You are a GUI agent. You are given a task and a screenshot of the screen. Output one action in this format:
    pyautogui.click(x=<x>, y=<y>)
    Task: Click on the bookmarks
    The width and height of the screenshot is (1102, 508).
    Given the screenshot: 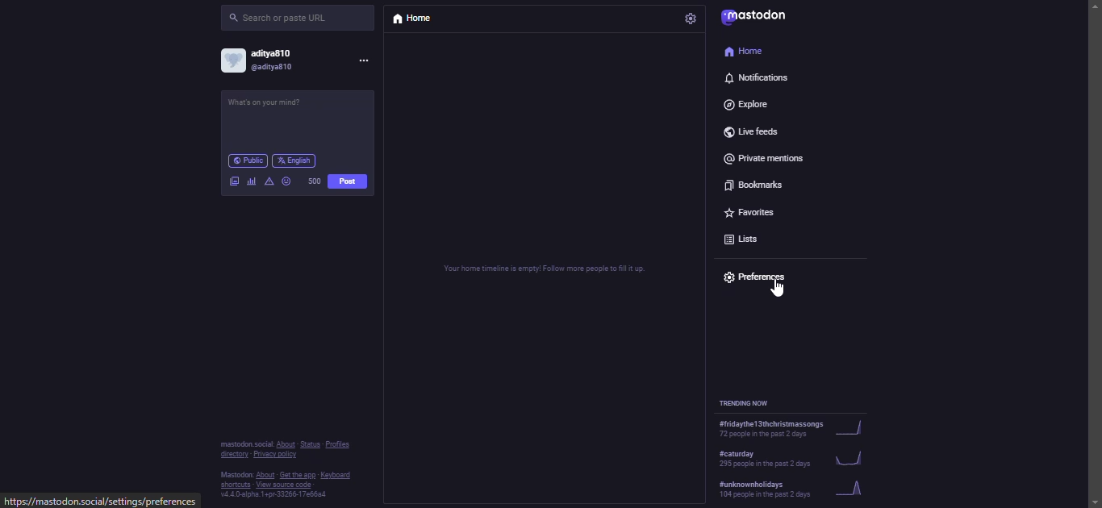 What is the action you would take?
    pyautogui.click(x=761, y=184)
    